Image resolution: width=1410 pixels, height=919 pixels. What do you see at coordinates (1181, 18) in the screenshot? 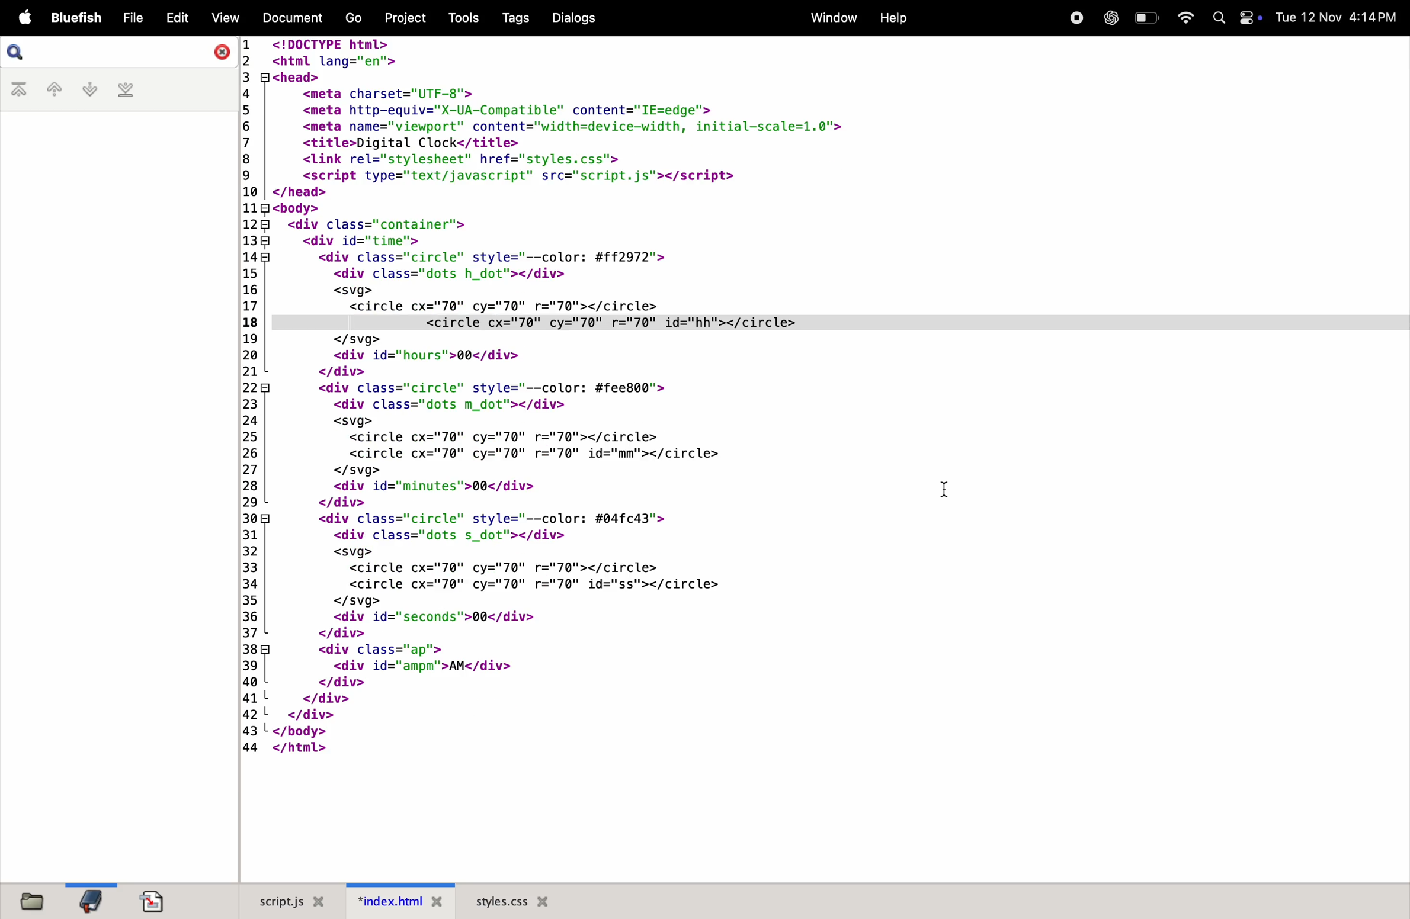
I see `wifi` at bounding box center [1181, 18].